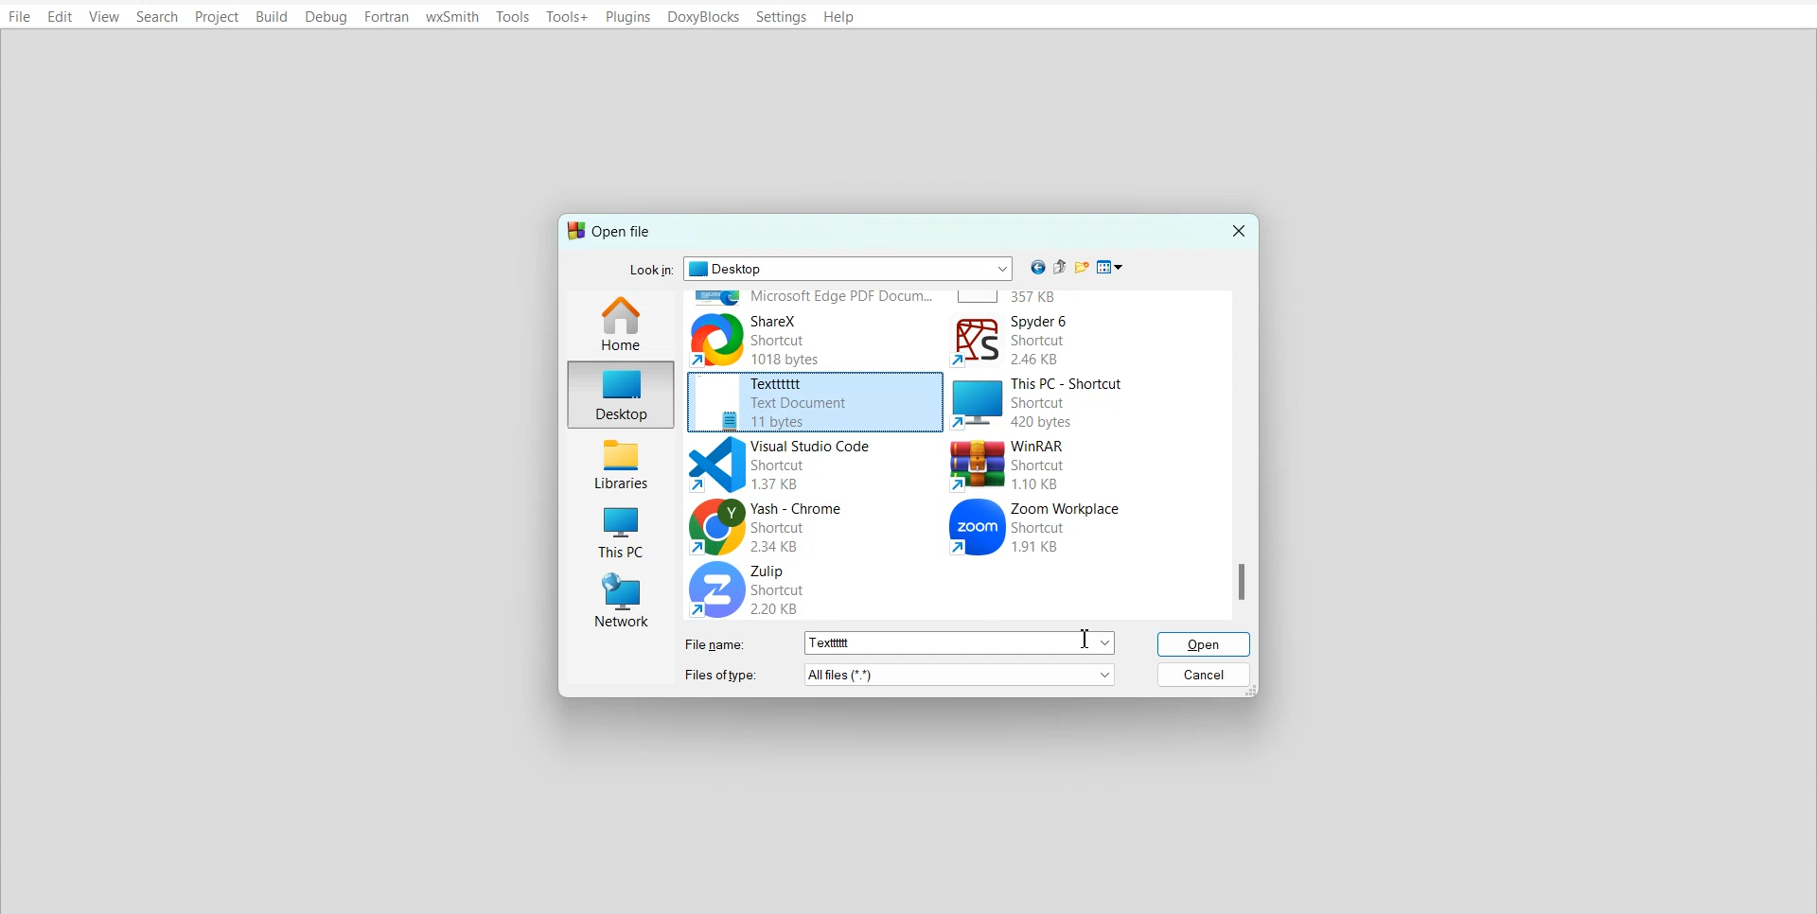 The width and height of the screenshot is (1817, 914). I want to click on Up one level, so click(1060, 268).